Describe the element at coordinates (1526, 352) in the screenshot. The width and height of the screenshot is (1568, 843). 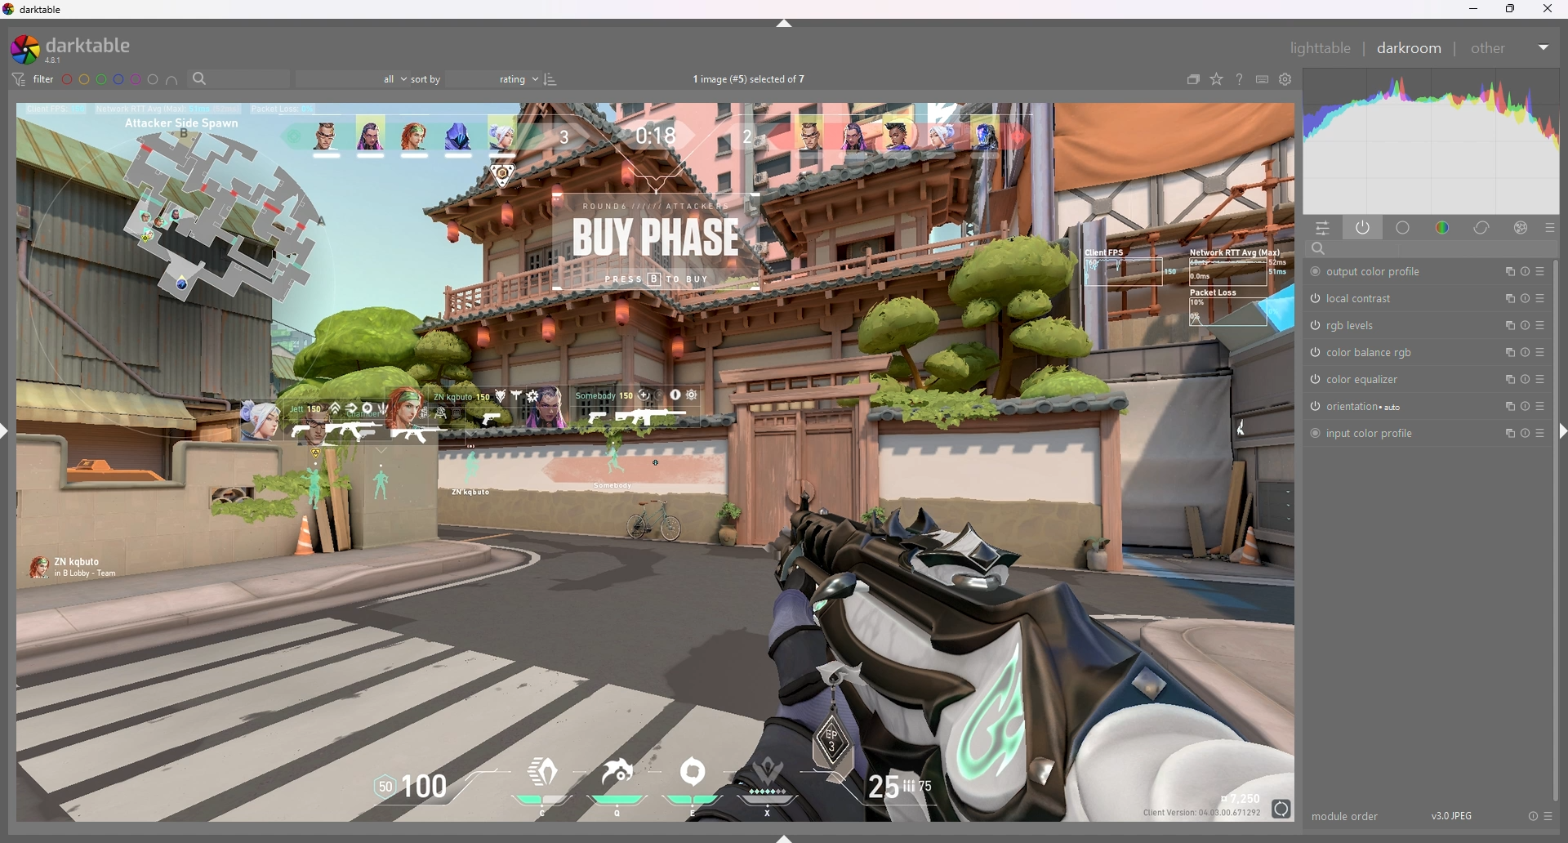
I see `reset` at that location.